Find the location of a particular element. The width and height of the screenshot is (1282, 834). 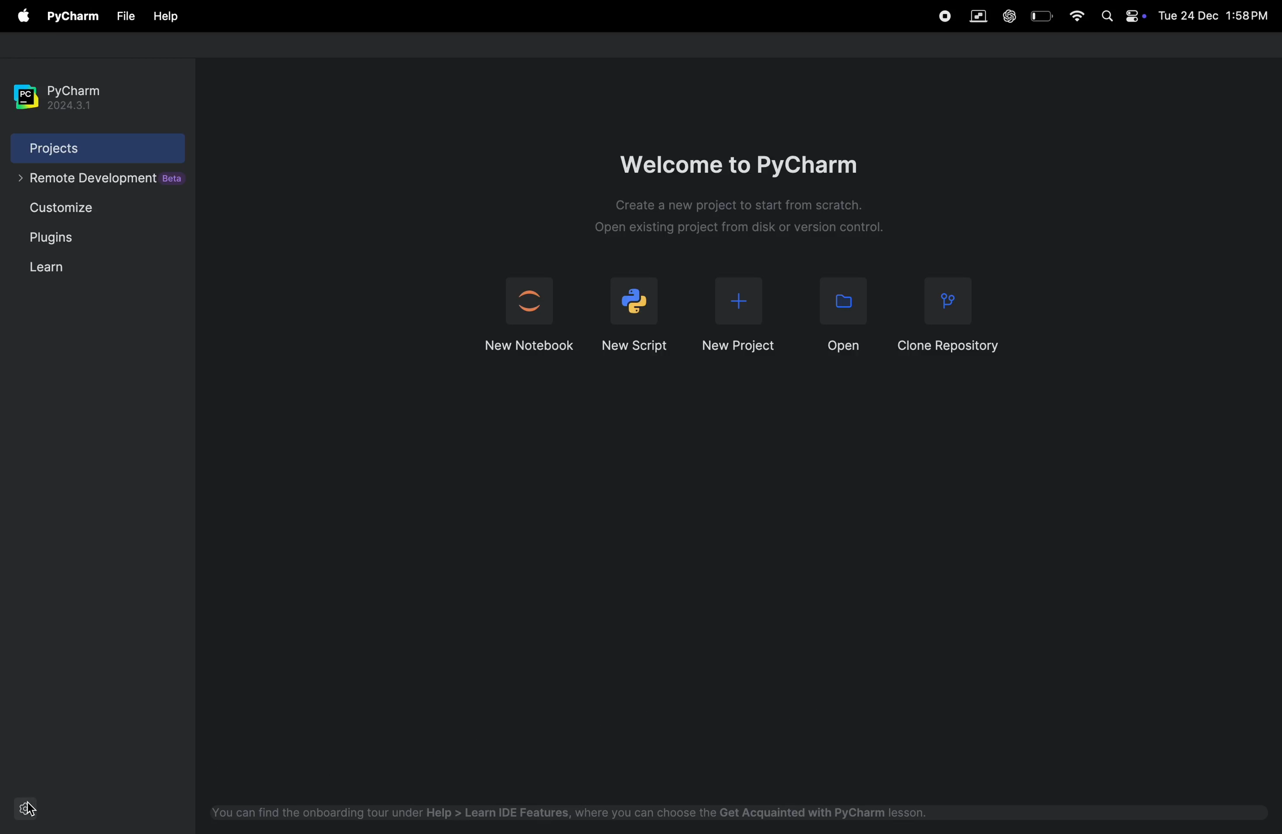

file is located at coordinates (165, 17).